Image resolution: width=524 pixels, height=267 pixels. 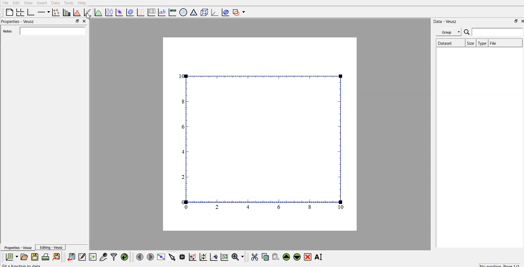 What do you see at coordinates (68, 2) in the screenshot?
I see `tools` at bounding box center [68, 2].